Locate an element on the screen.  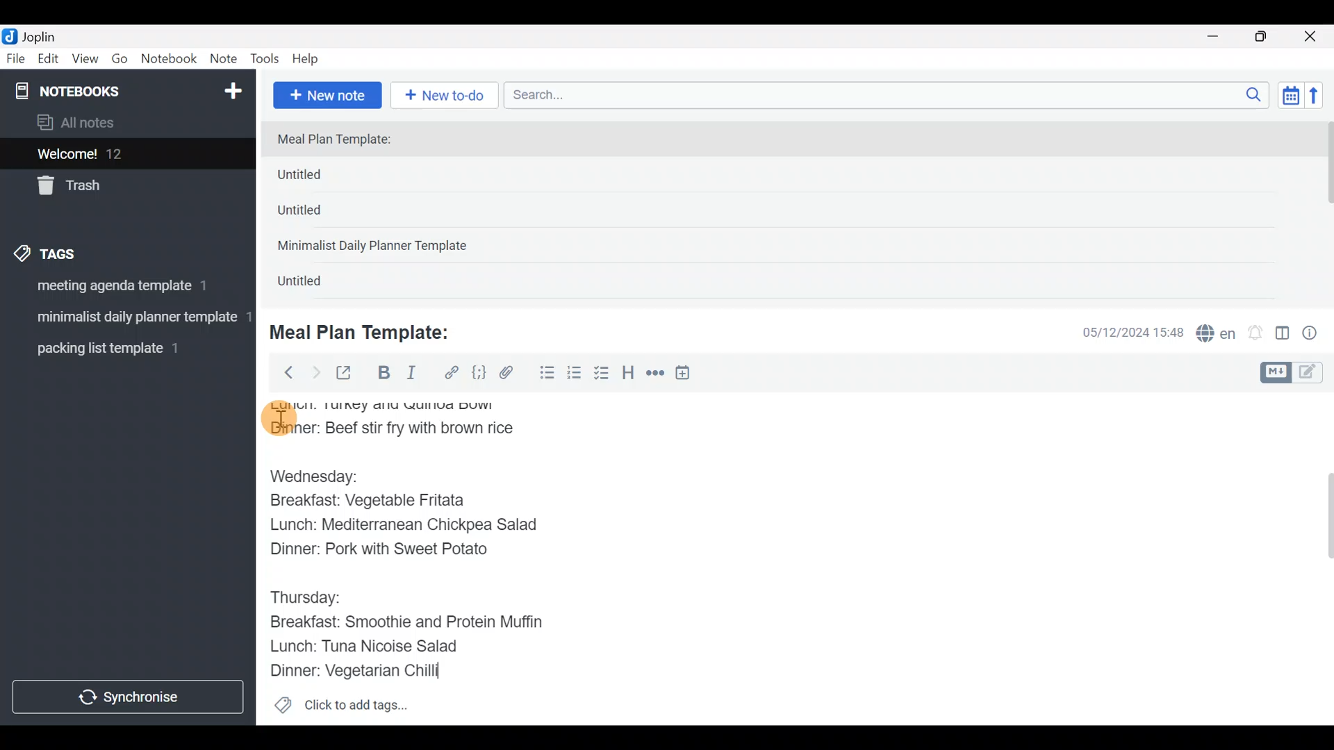
Lunch: Mediterranean Chickpea Salad is located at coordinates (413, 527).